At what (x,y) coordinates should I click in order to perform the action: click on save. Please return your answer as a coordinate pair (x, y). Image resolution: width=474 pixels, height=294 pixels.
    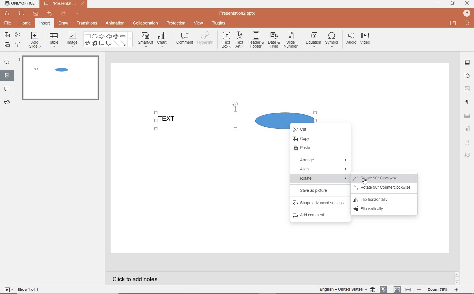
    Looking at the image, I should click on (6, 13).